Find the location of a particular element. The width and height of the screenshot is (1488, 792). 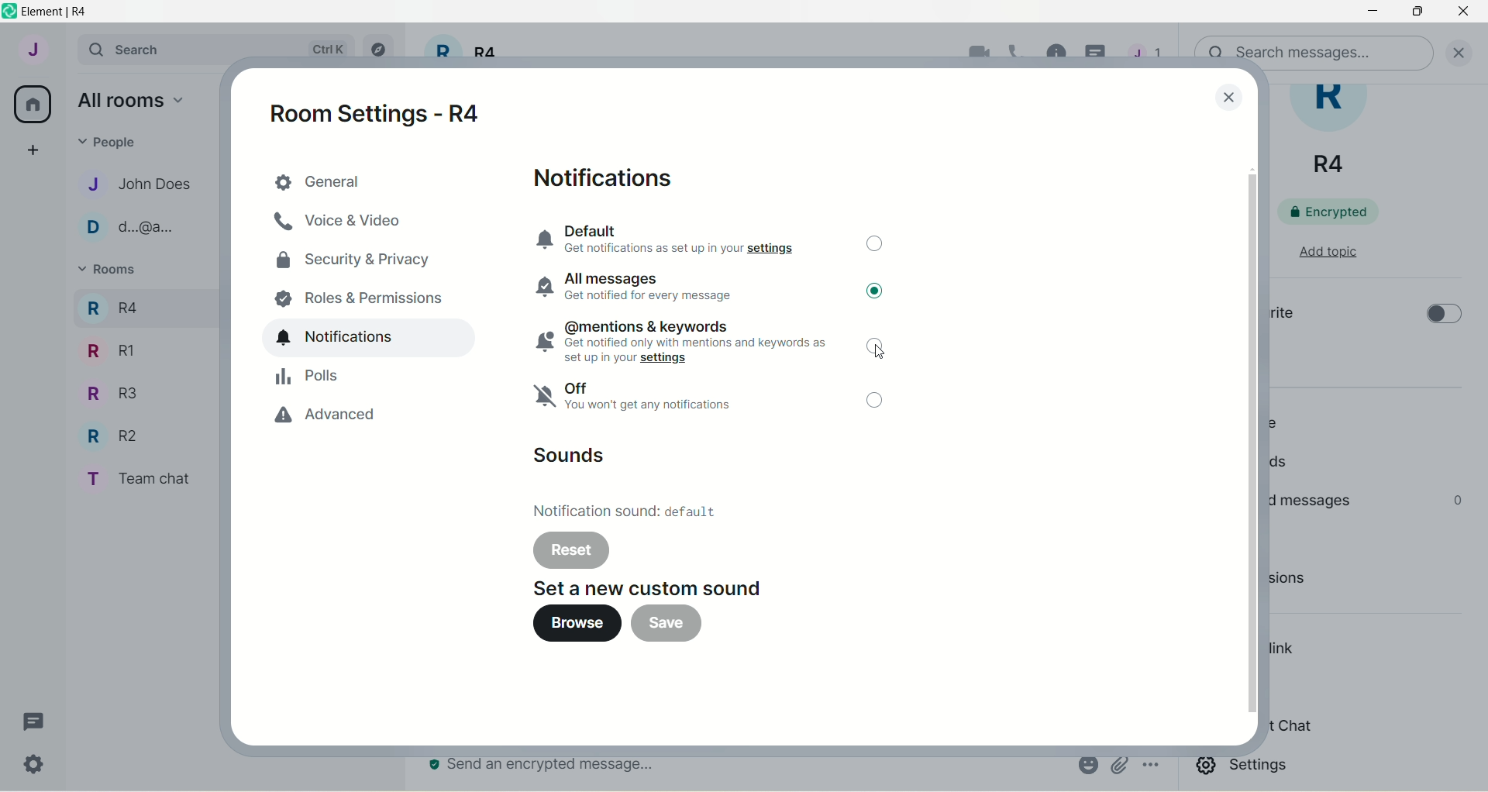

all rooms is located at coordinates (129, 99).